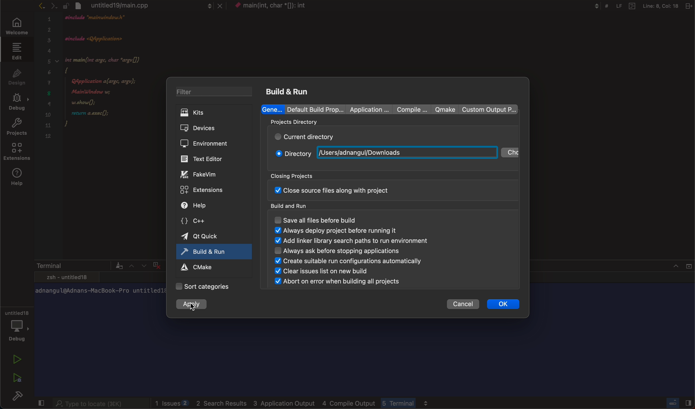 This screenshot has height=409, width=695. What do you see at coordinates (336, 190) in the screenshot?
I see `close sourse file` at bounding box center [336, 190].